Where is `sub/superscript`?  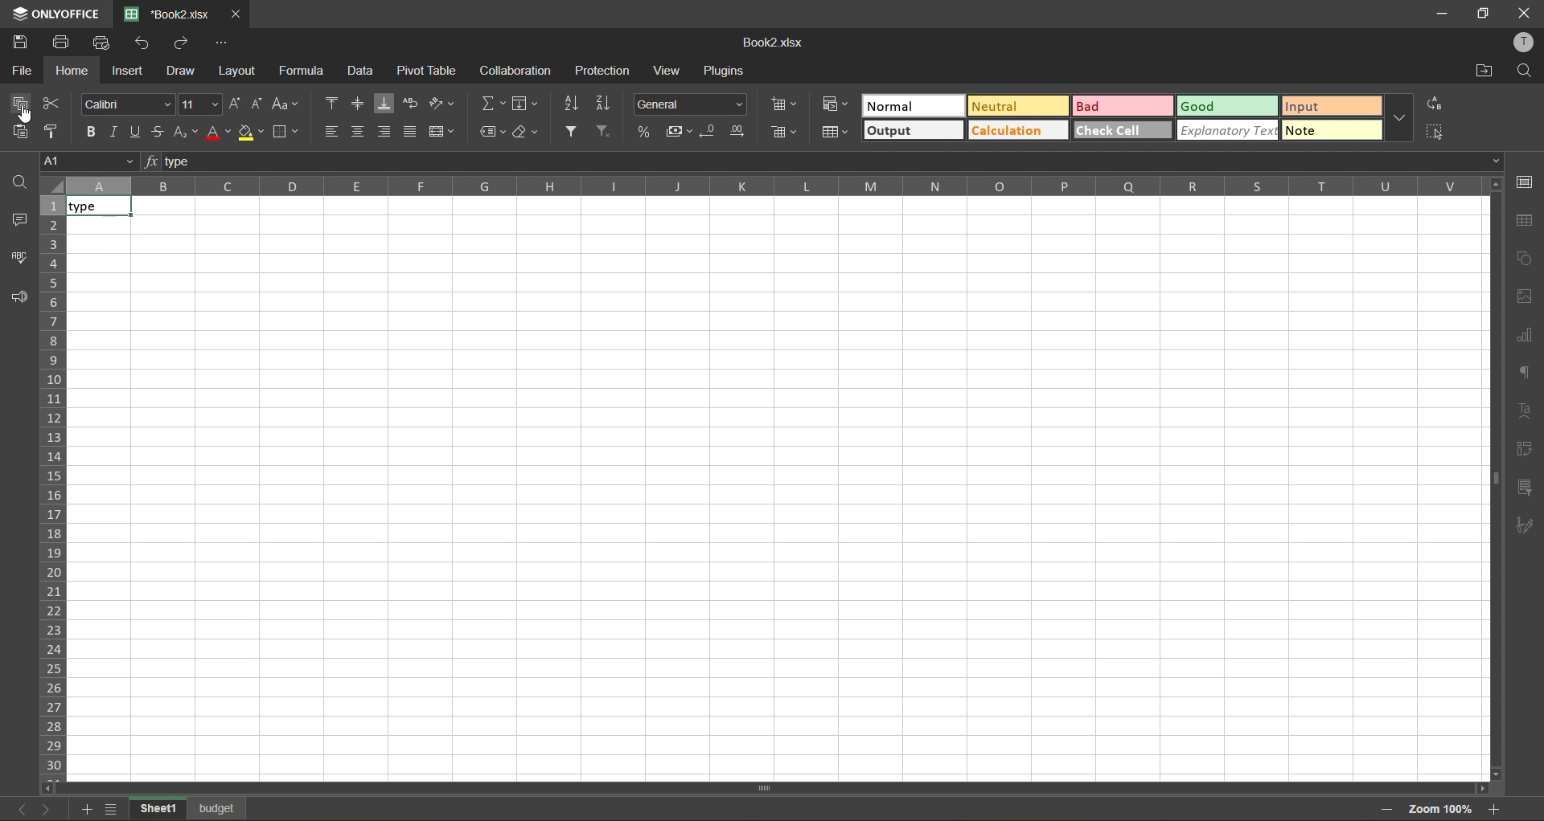
sub/superscript is located at coordinates (187, 133).